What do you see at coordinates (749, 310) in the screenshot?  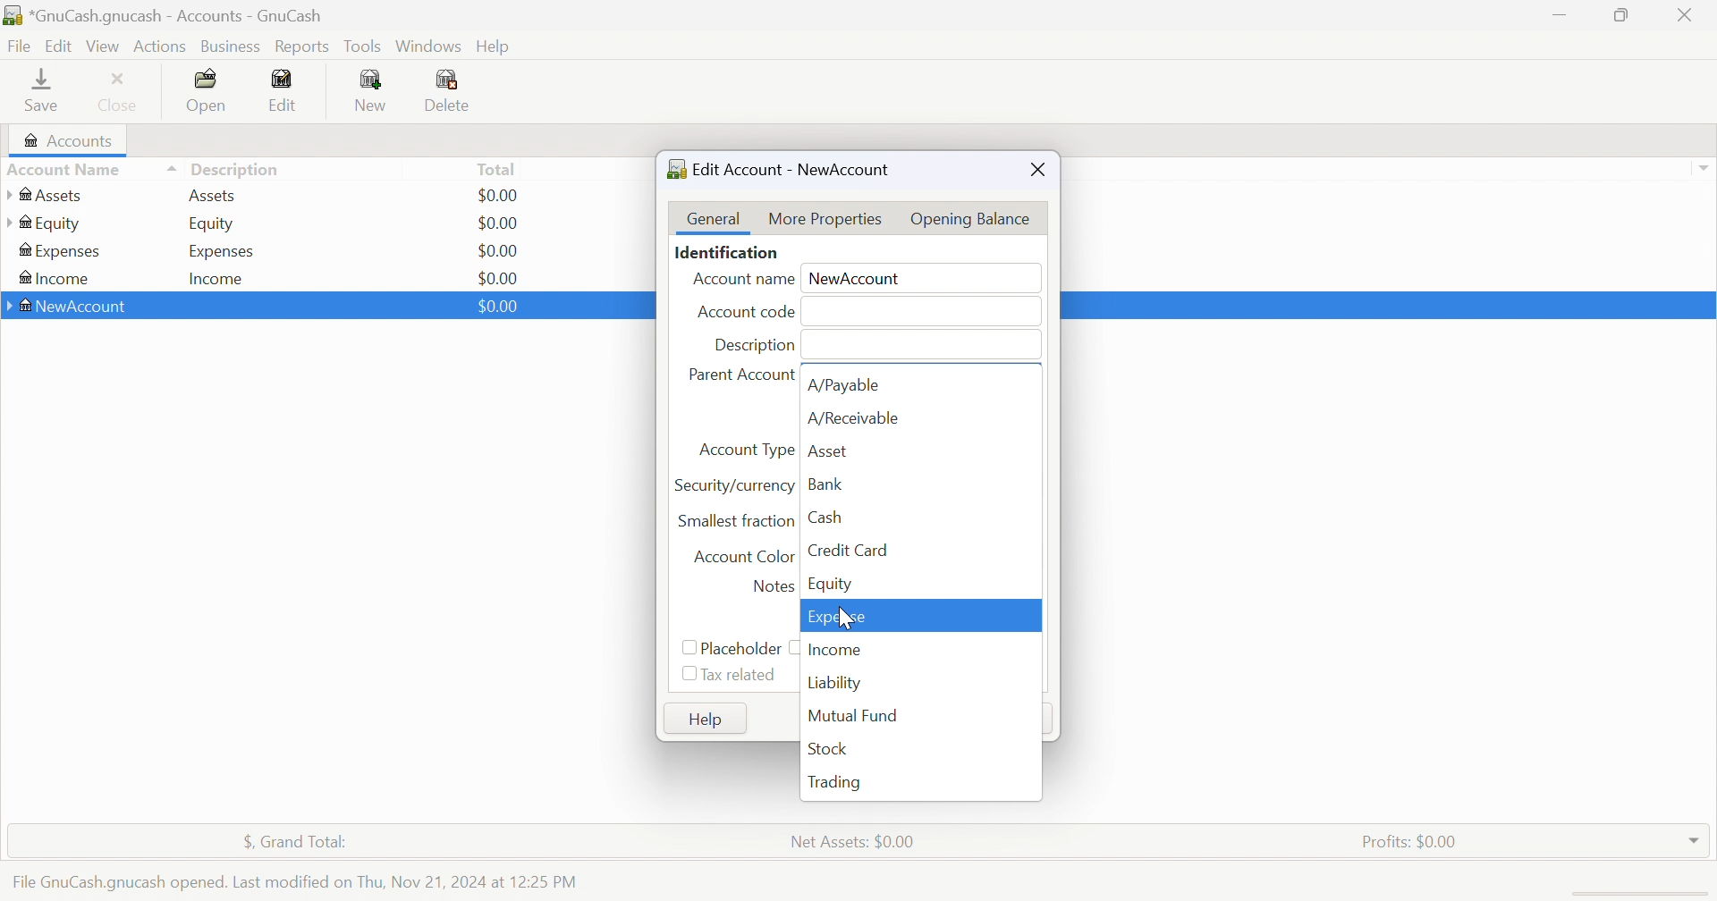 I see `Account code` at bounding box center [749, 310].